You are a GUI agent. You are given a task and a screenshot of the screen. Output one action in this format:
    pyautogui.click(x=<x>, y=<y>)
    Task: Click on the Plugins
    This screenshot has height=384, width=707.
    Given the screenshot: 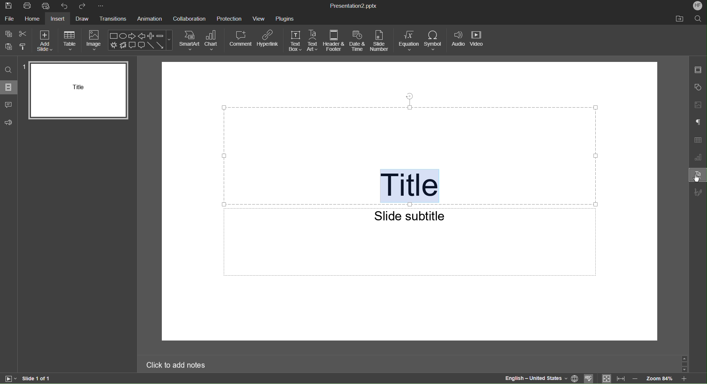 What is the action you would take?
    pyautogui.click(x=285, y=18)
    